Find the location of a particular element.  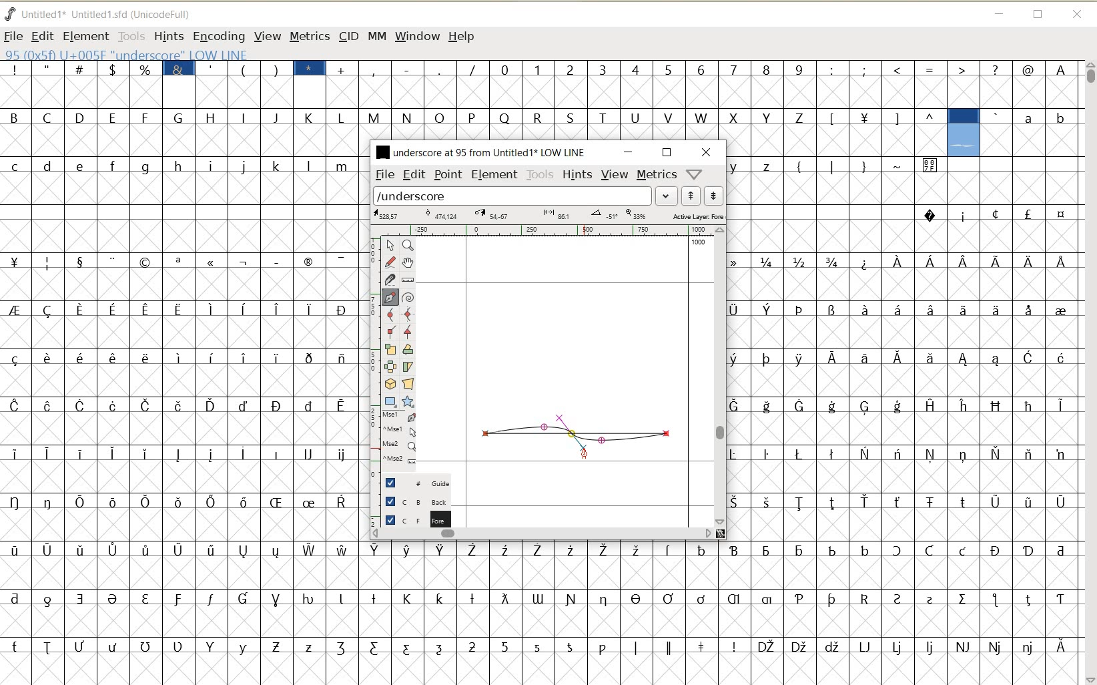

CLOSE is located at coordinates (707, 152).